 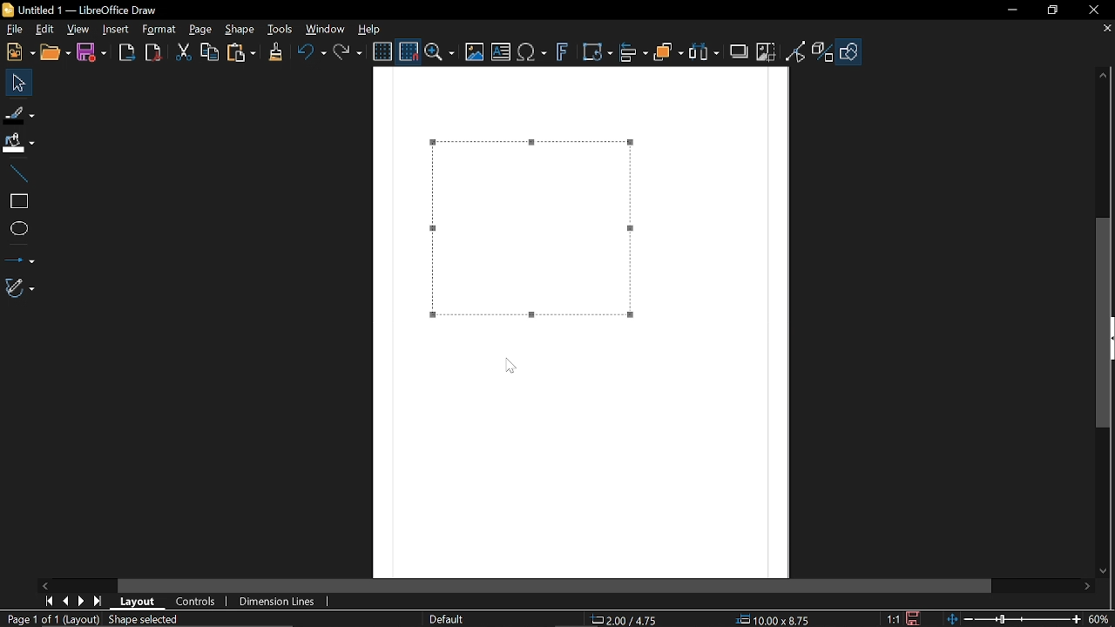 I want to click on Insert text, so click(x=533, y=53).